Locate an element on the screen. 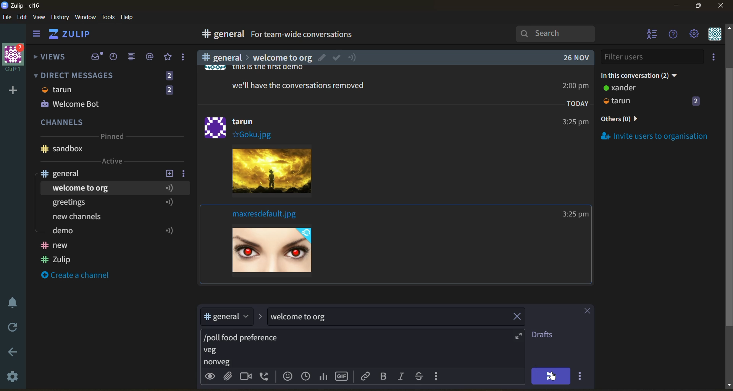   is located at coordinates (575, 86).